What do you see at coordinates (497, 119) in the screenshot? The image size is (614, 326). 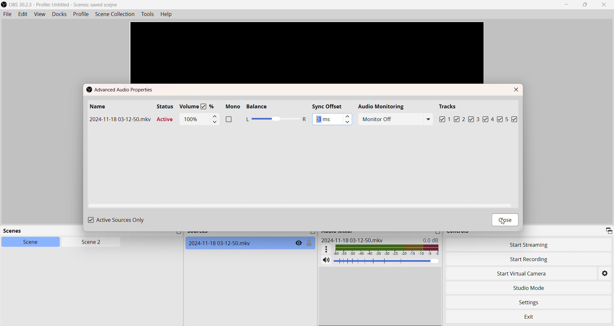 I see `4` at bounding box center [497, 119].